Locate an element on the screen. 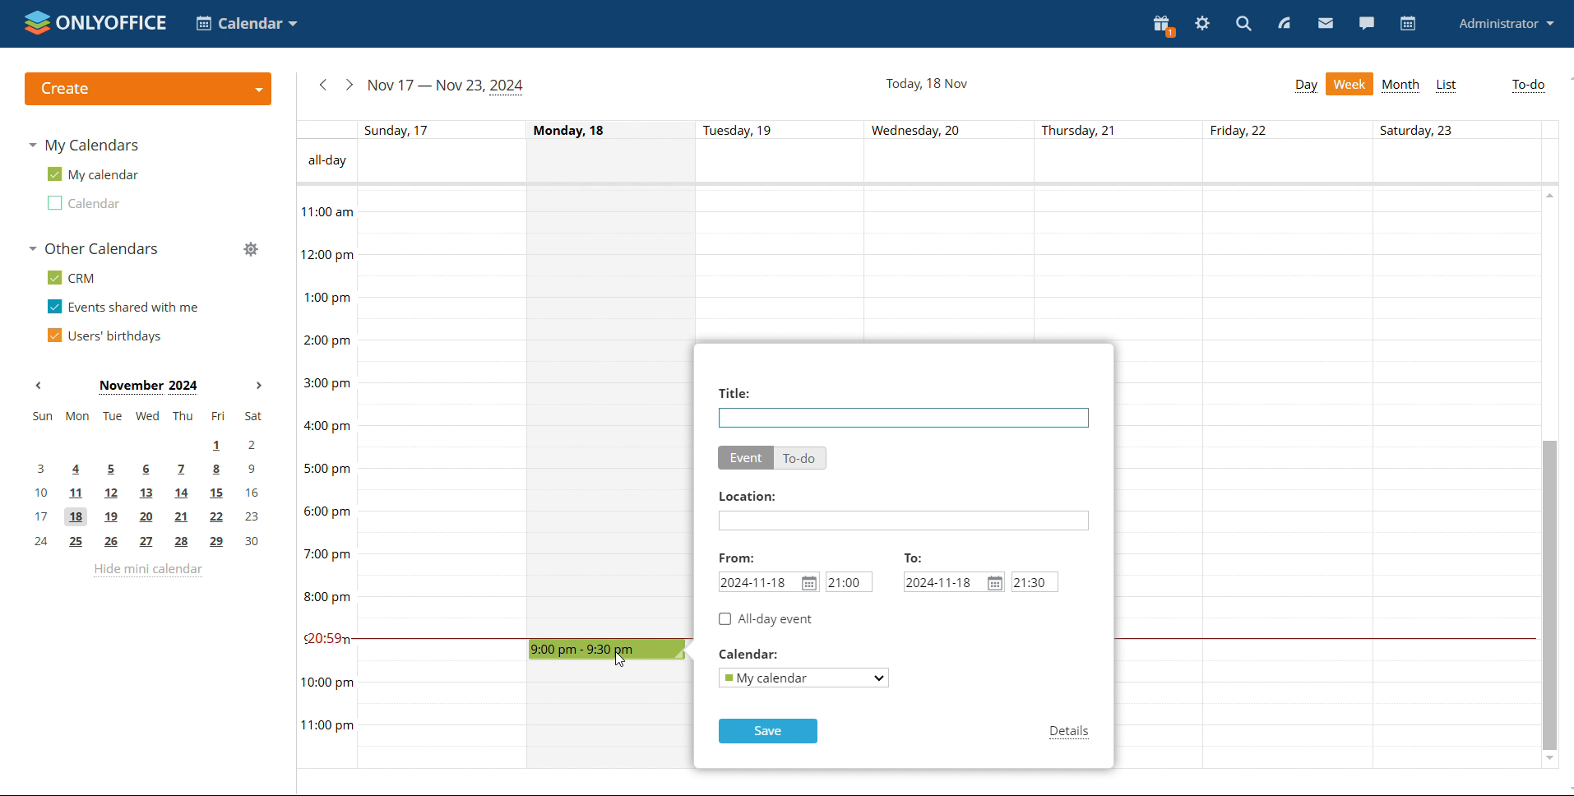 The image size is (1574, 796). start date is located at coordinates (771, 582).